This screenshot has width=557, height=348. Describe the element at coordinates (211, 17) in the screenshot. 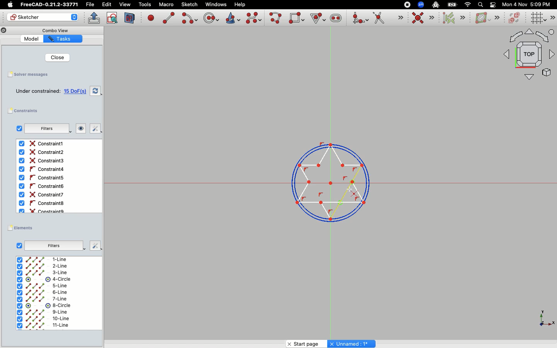

I see `Create circle` at that location.